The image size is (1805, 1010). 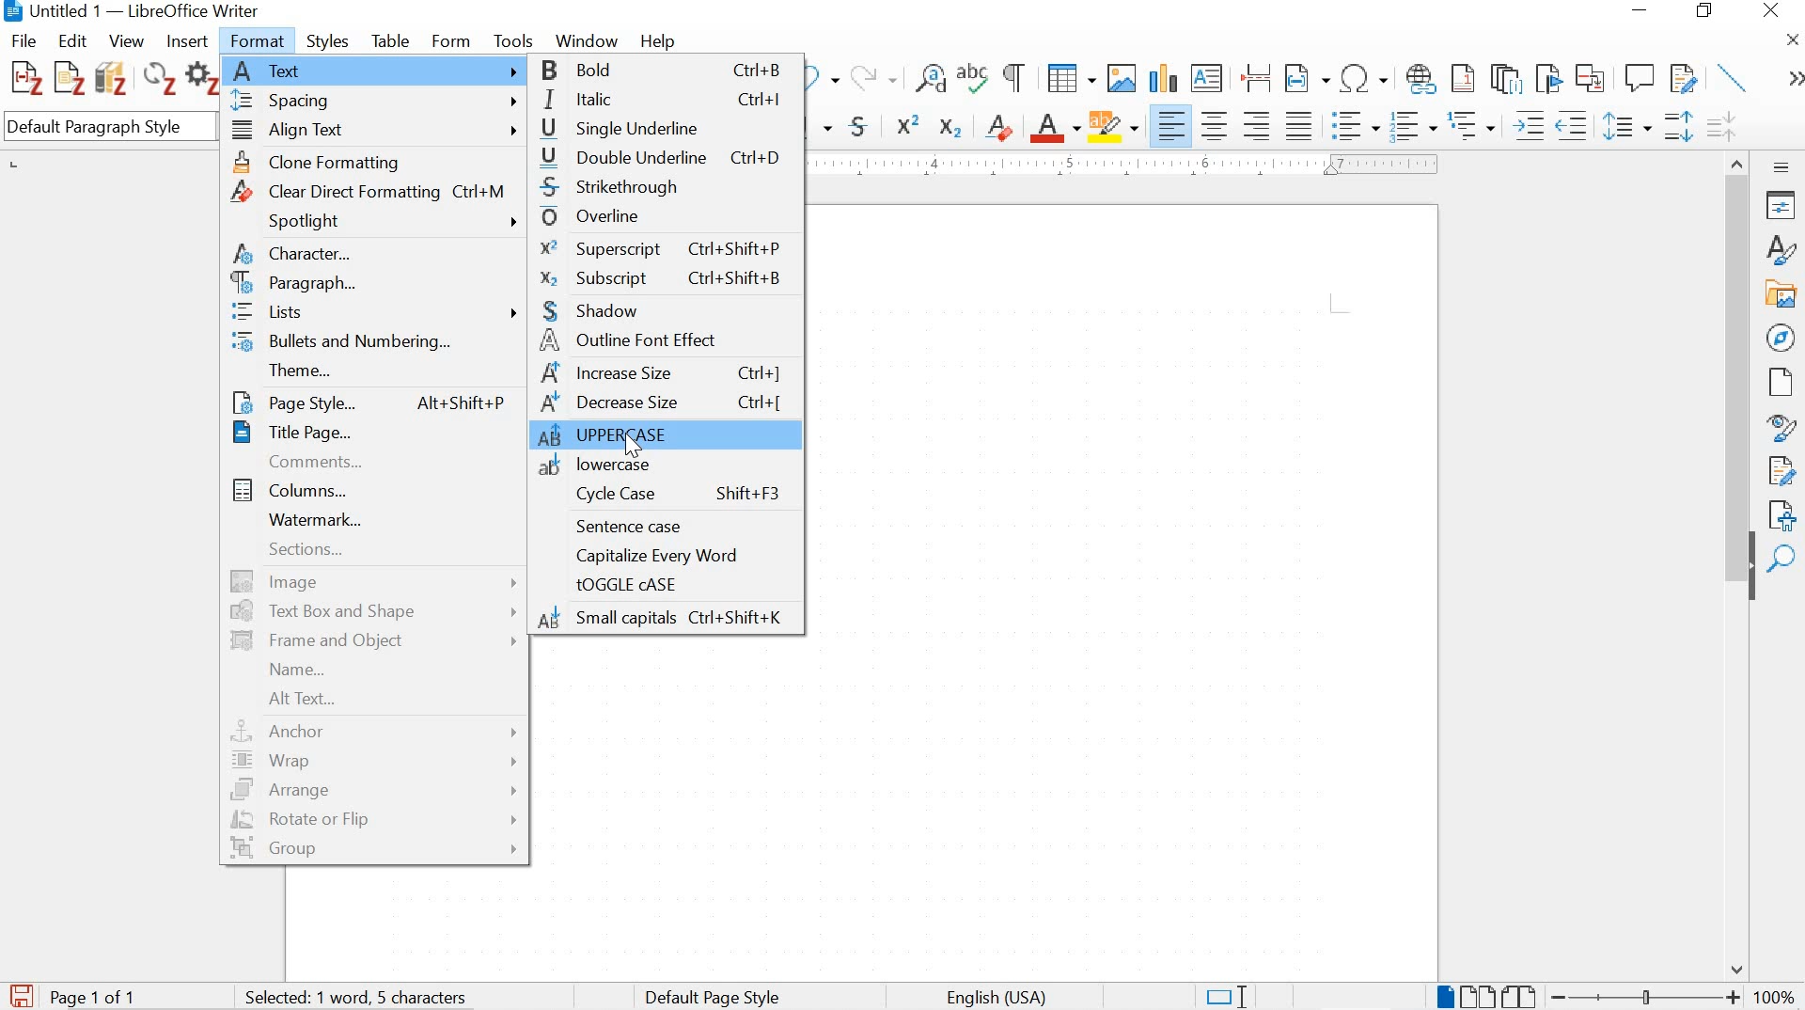 What do you see at coordinates (661, 247) in the screenshot?
I see `superscript` at bounding box center [661, 247].